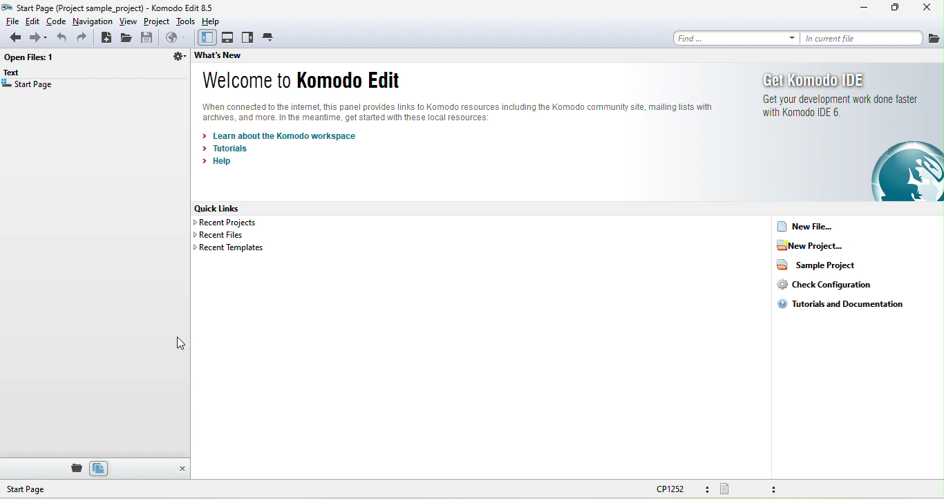  I want to click on file type, so click(758, 489).